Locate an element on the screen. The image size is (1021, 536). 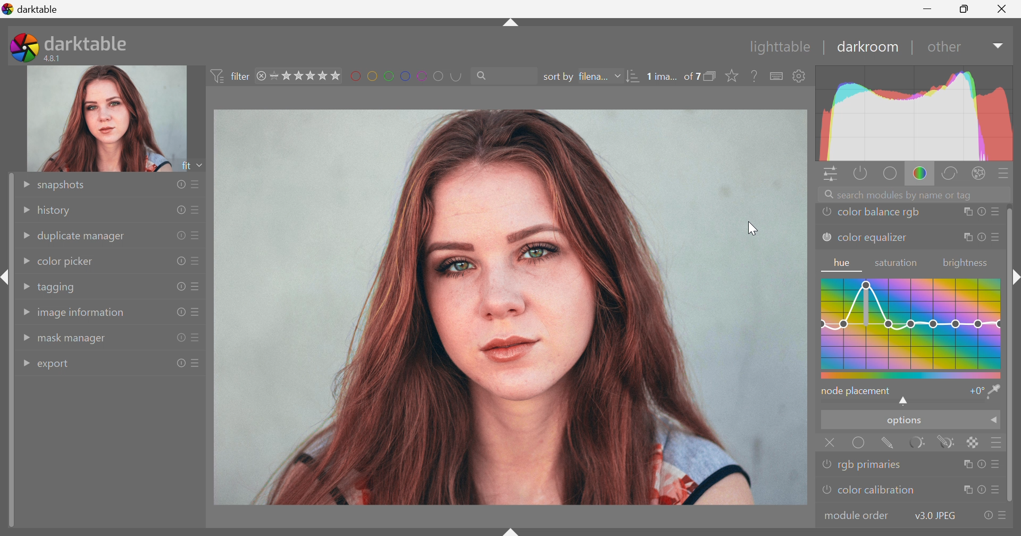
reset is located at coordinates (981, 490).